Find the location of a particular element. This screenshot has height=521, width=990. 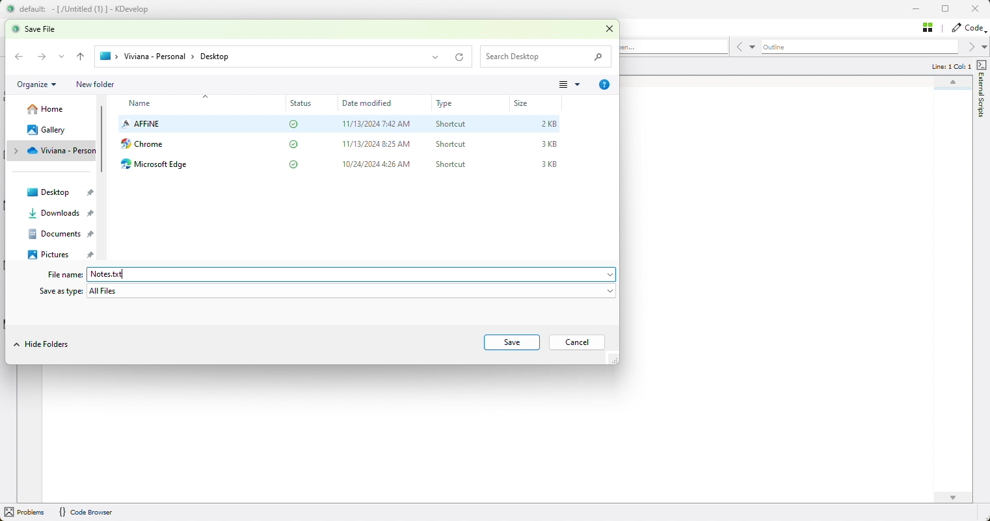

11/13/2024 8:25 AM is located at coordinates (375, 144).